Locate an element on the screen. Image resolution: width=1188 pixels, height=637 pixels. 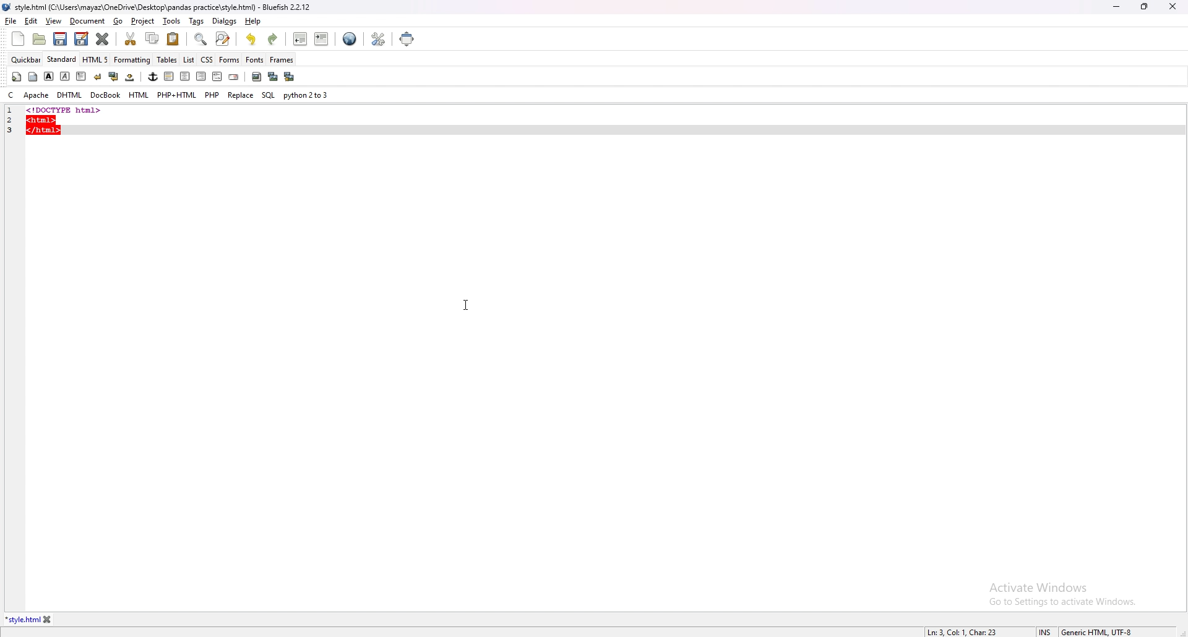
go is located at coordinates (119, 22).